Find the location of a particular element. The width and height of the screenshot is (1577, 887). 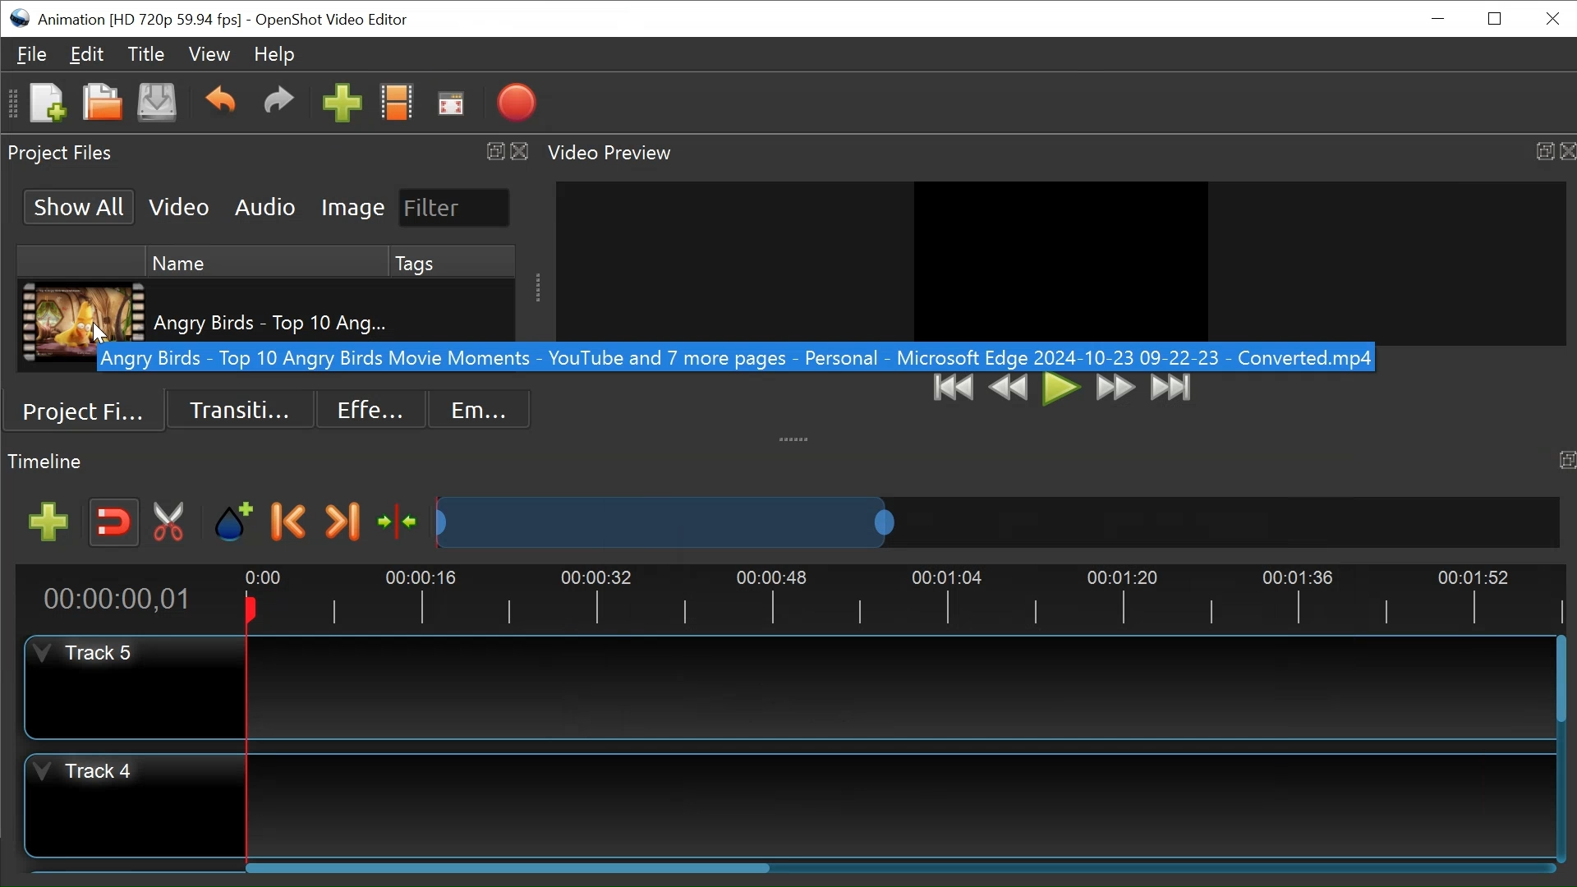

Show All is located at coordinates (80, 206).